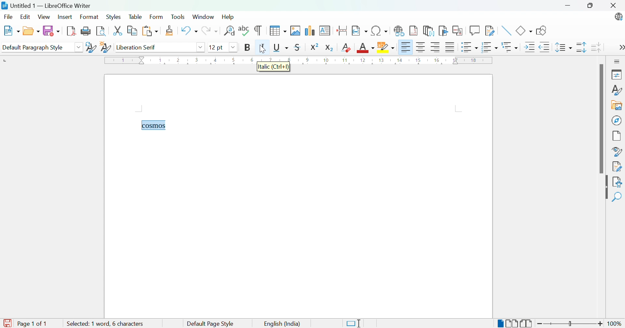 The image size is (625, 328). I want to click on File, so click(9, 17).